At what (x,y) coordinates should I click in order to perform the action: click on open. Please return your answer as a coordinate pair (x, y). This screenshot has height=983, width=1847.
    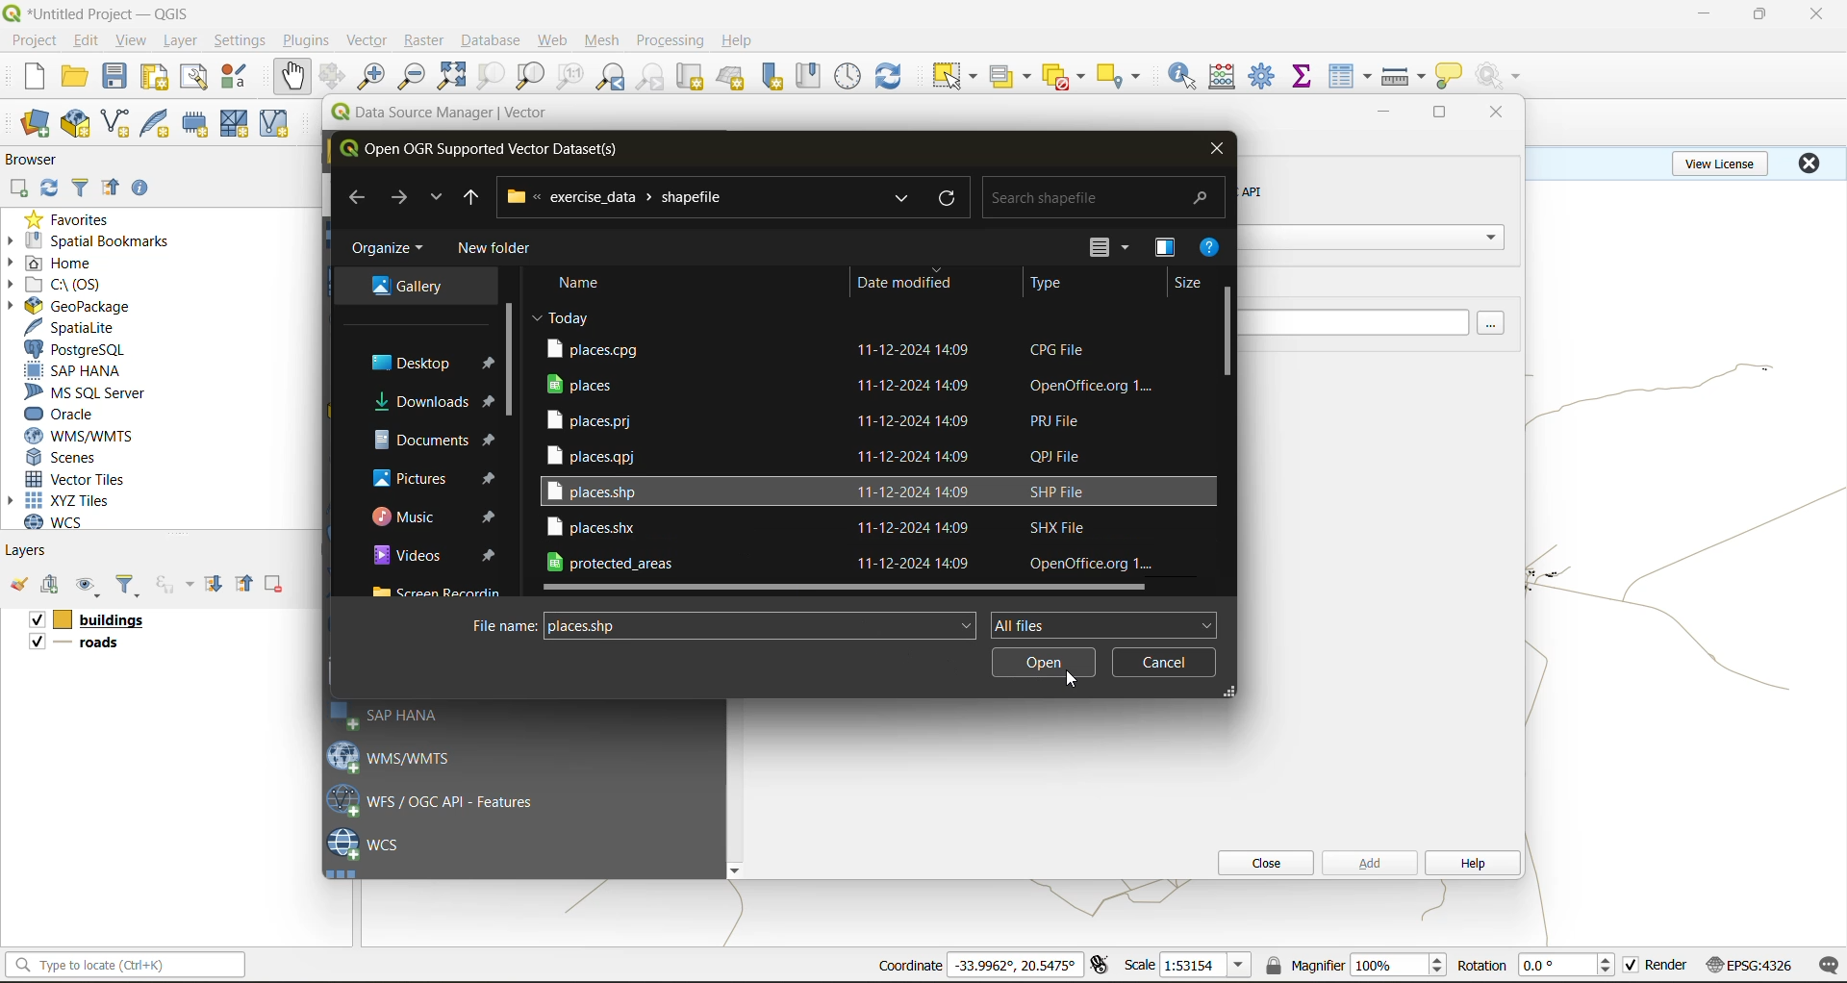
    Looking at the image, I should click on (74, 77).